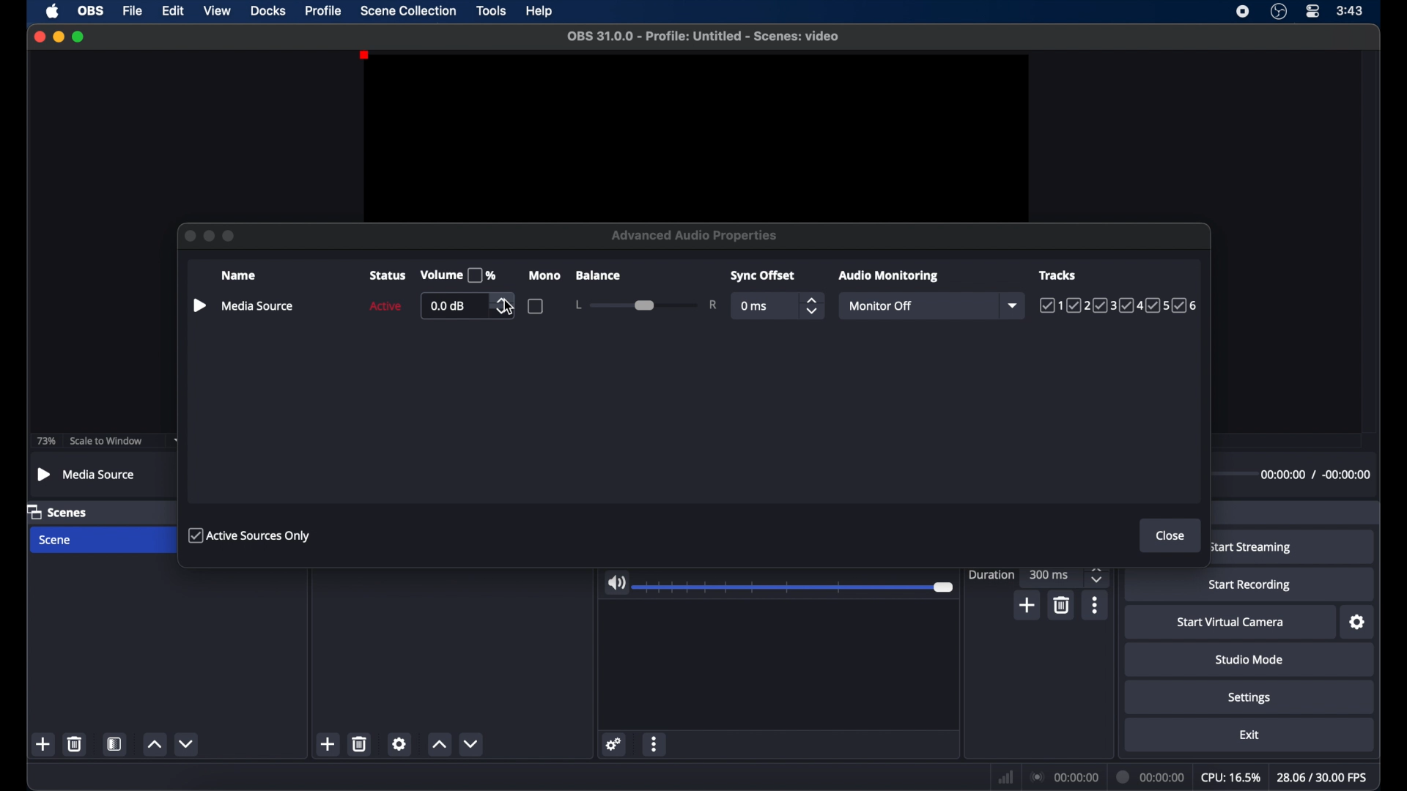 Image resolution: width=1407 pixels, height=791 pixels. Describe the element at coordinates (56, 541) in the screenshot. I see `scene` at that location.